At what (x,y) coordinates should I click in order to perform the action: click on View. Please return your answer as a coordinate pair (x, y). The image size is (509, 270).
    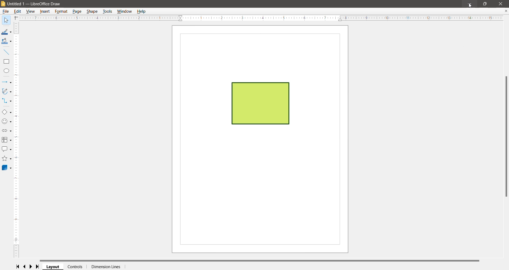
    Looking at the image, I should click on (31, 11).